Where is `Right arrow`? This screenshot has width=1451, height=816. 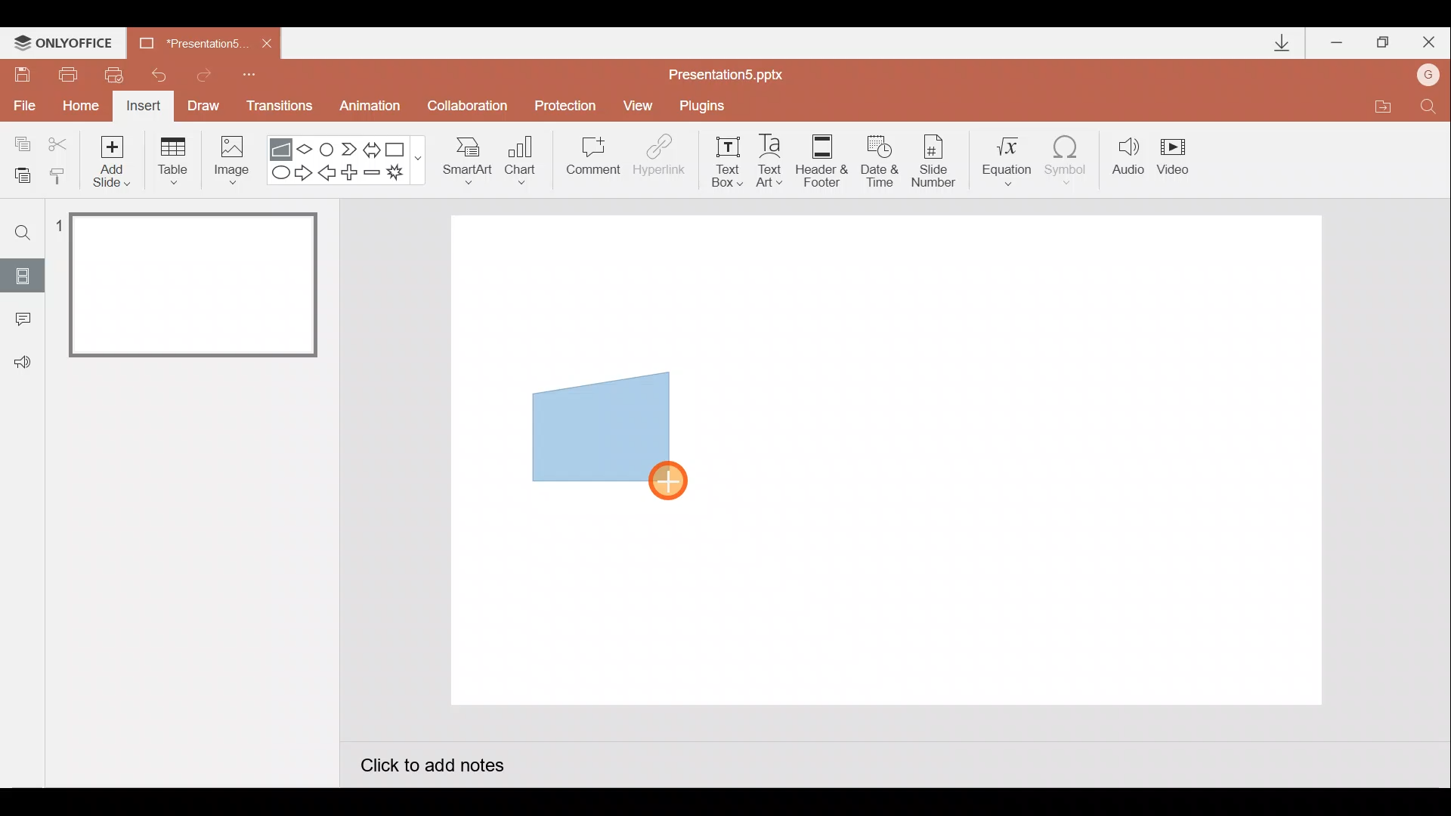
Right arrow is located at coordinates (305, 172).